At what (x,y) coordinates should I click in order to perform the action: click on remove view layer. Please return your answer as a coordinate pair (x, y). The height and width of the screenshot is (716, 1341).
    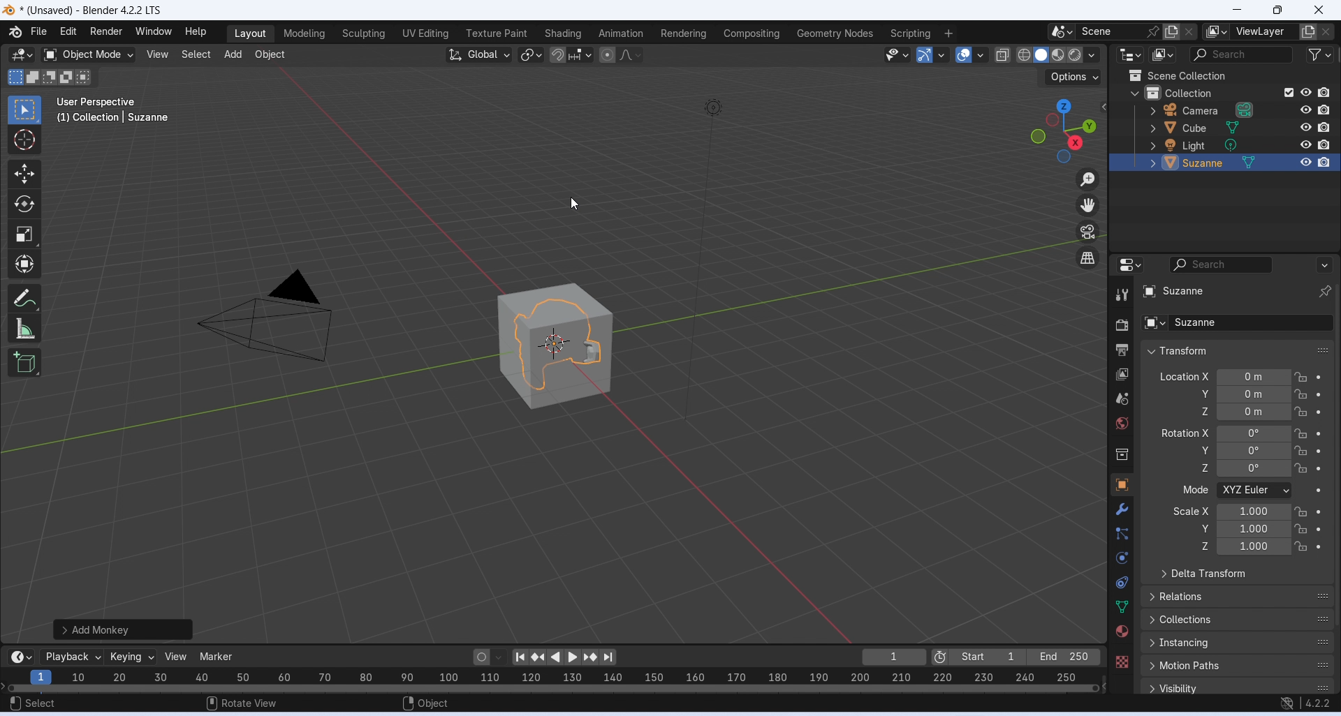
    Looking at the image, I should click on (1327, 32).